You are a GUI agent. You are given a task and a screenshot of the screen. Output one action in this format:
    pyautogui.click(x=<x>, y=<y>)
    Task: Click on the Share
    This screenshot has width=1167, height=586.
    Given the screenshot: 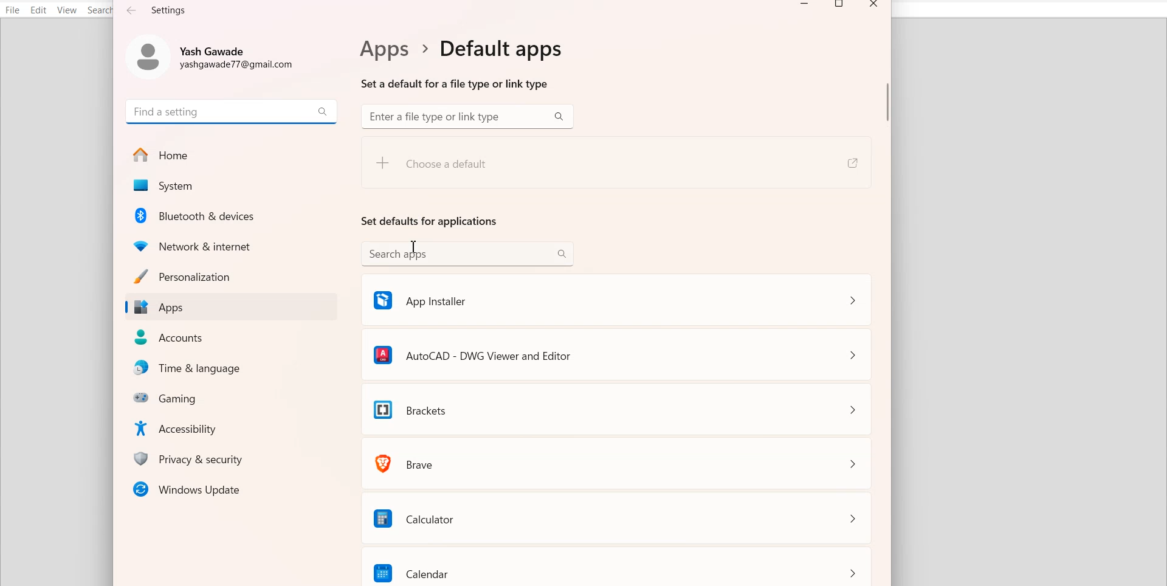 What is the action you would take?
    pyautogui.click(x=851, y=164)
    